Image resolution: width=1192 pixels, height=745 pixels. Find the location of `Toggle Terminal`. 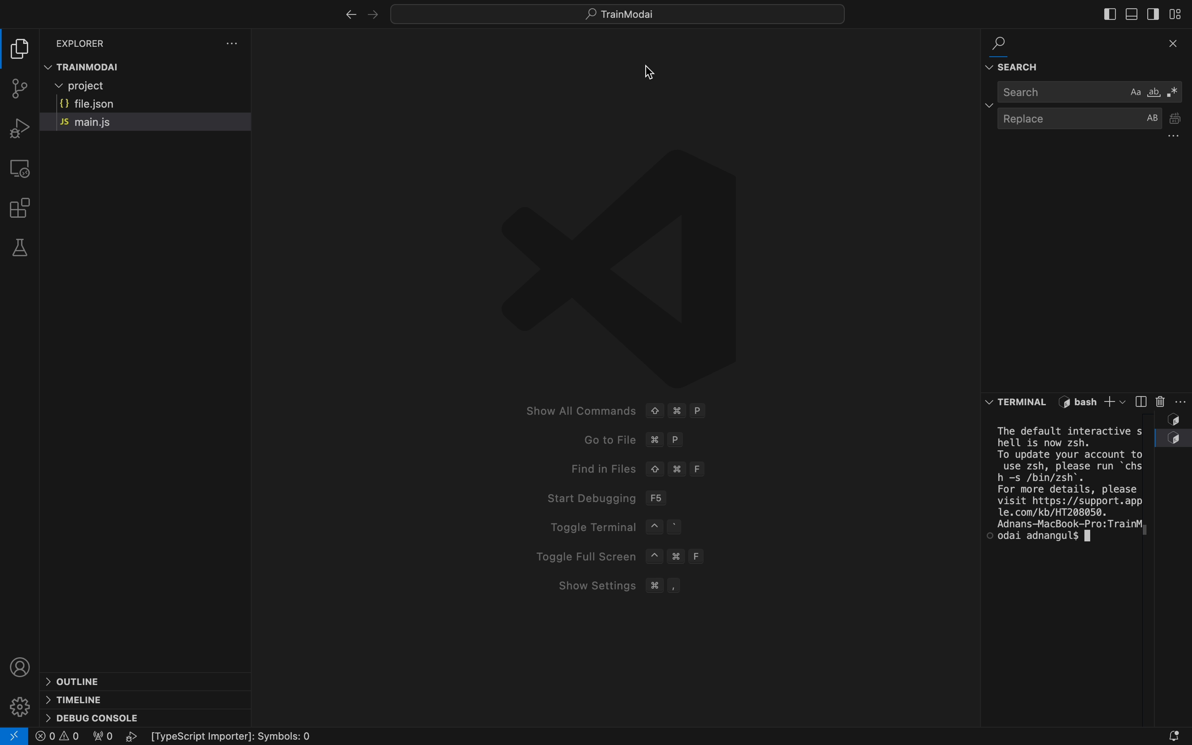

Toggle Terminal is located at coordinates (610, 528).